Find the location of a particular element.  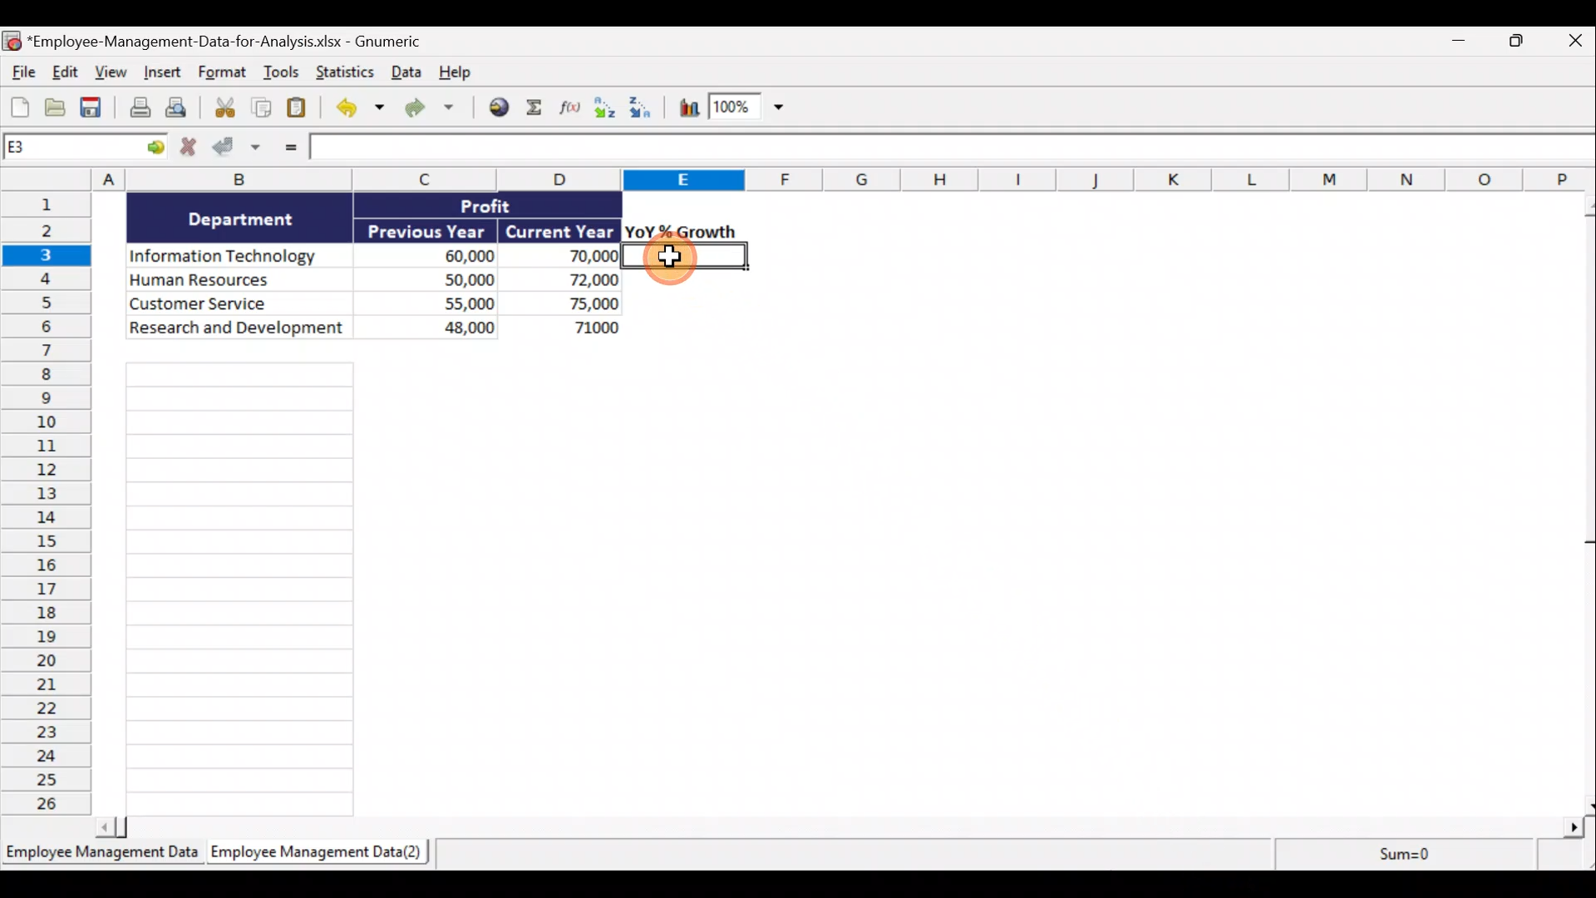

Undo last action is located at coordinates (357, 109).